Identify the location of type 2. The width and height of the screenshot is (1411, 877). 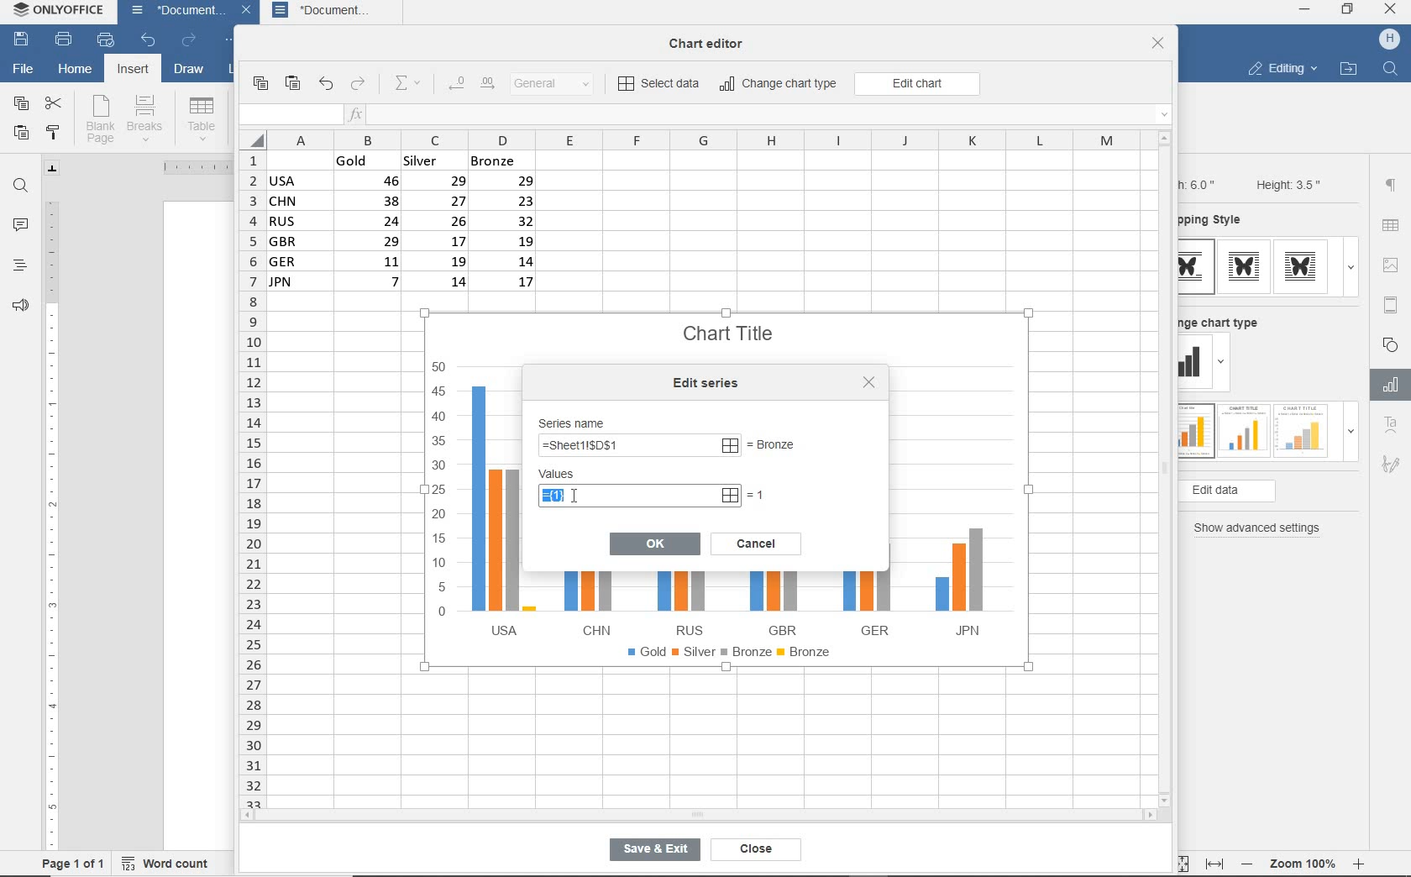
(1244, 266).